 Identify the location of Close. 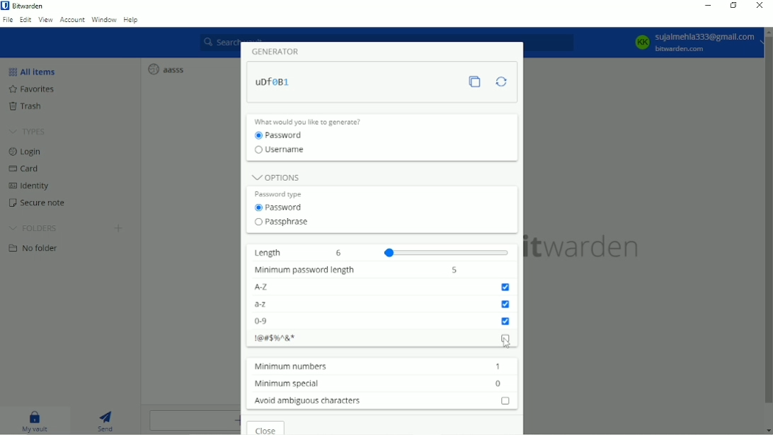
(761, 6).